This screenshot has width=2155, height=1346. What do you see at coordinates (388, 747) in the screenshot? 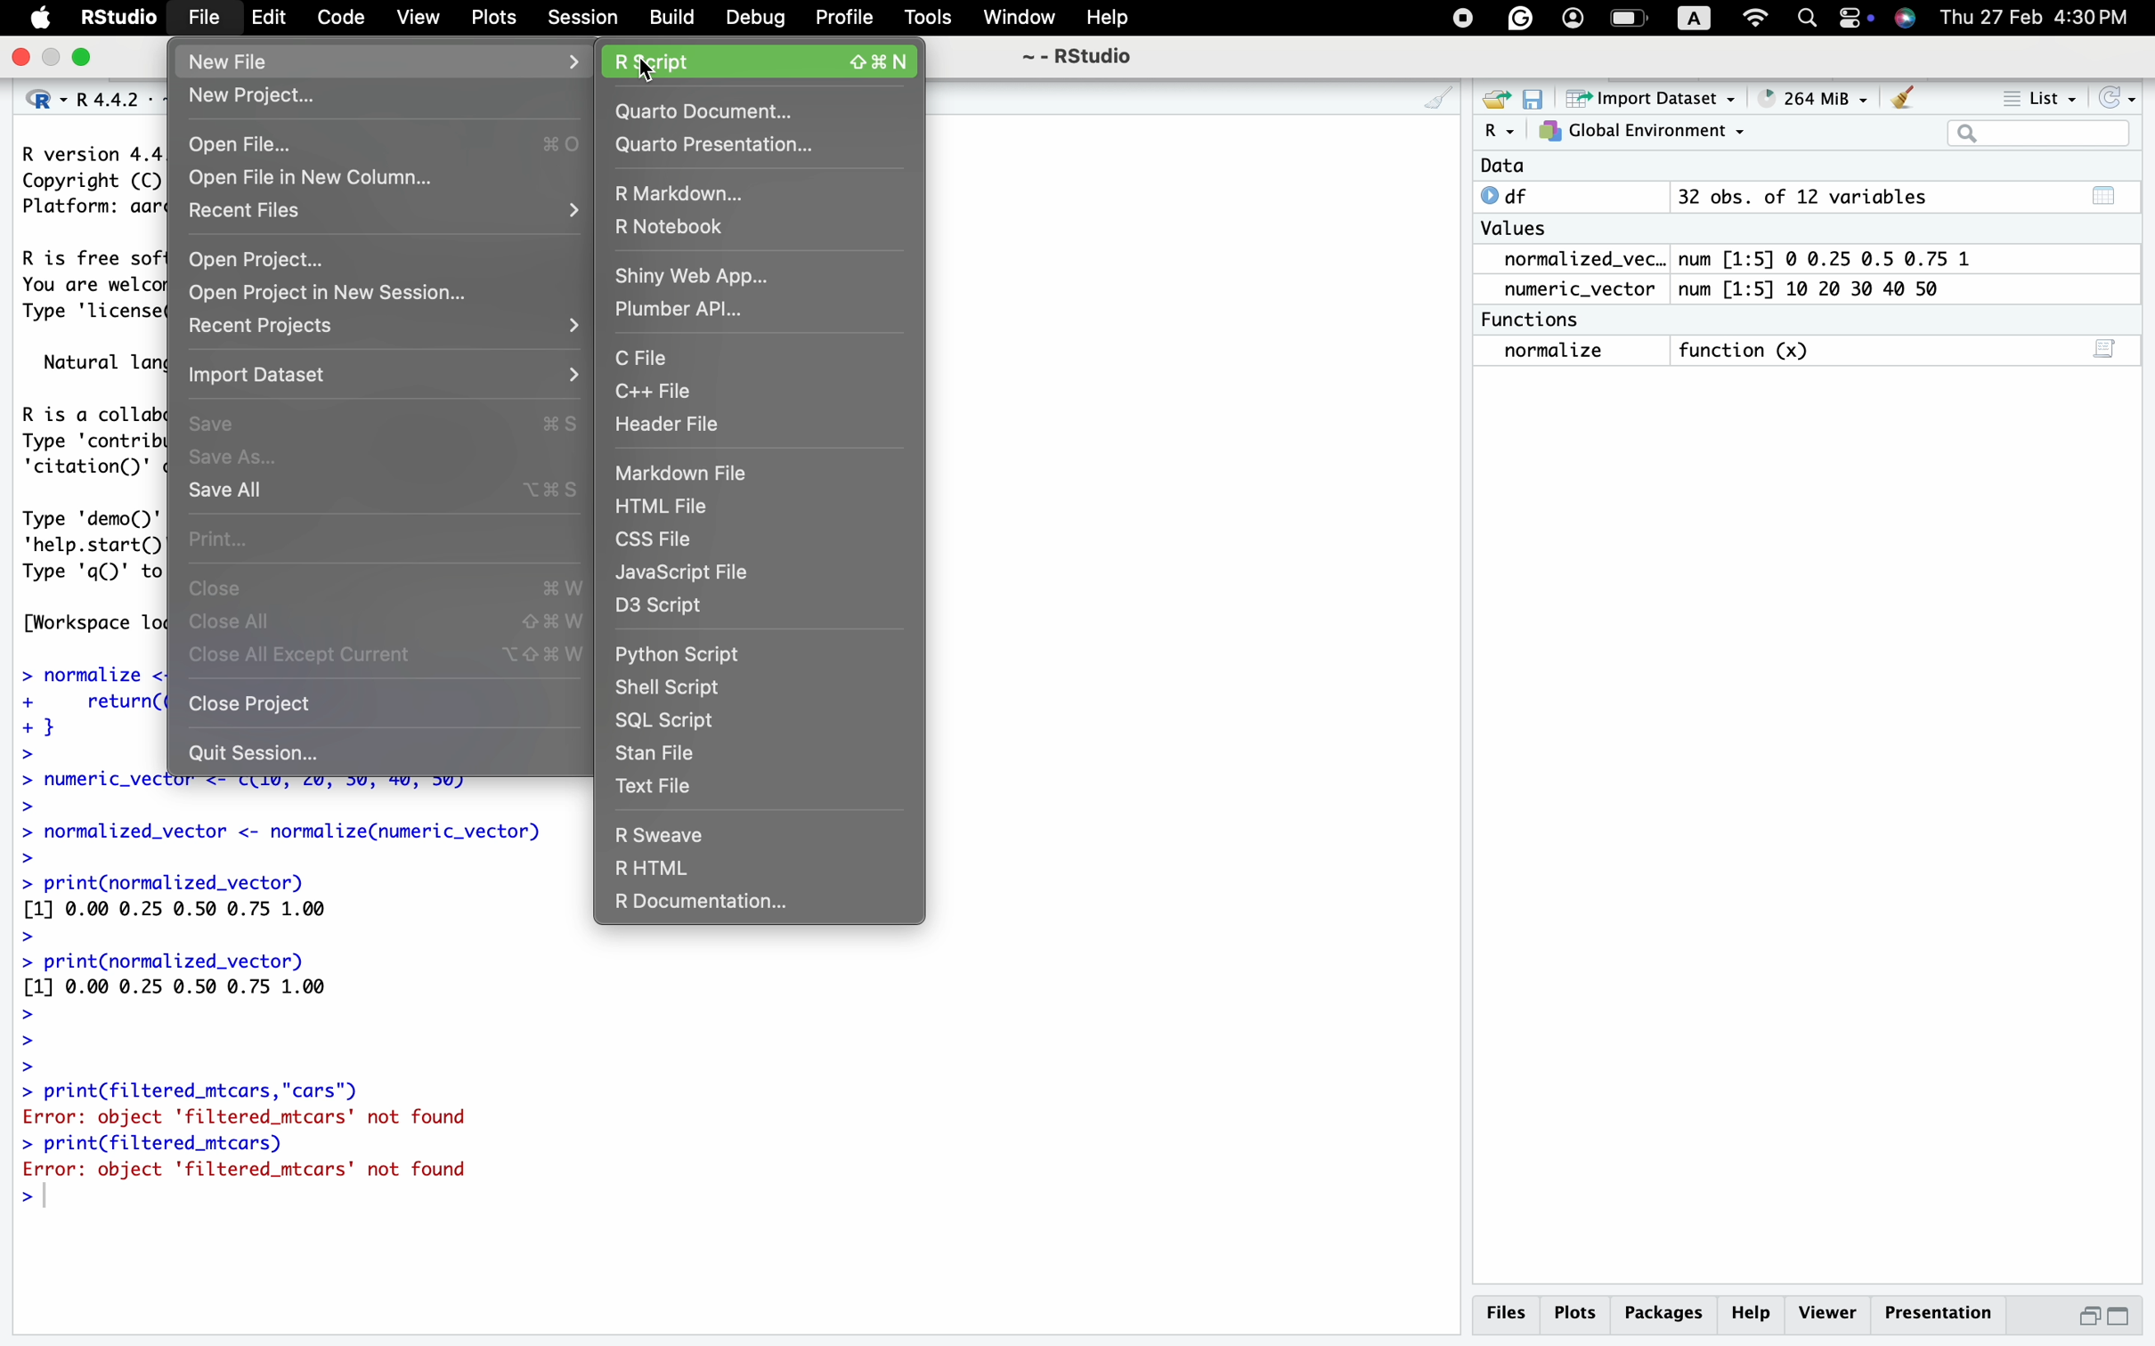
I see `quit session` at bounding box center [388, 747].